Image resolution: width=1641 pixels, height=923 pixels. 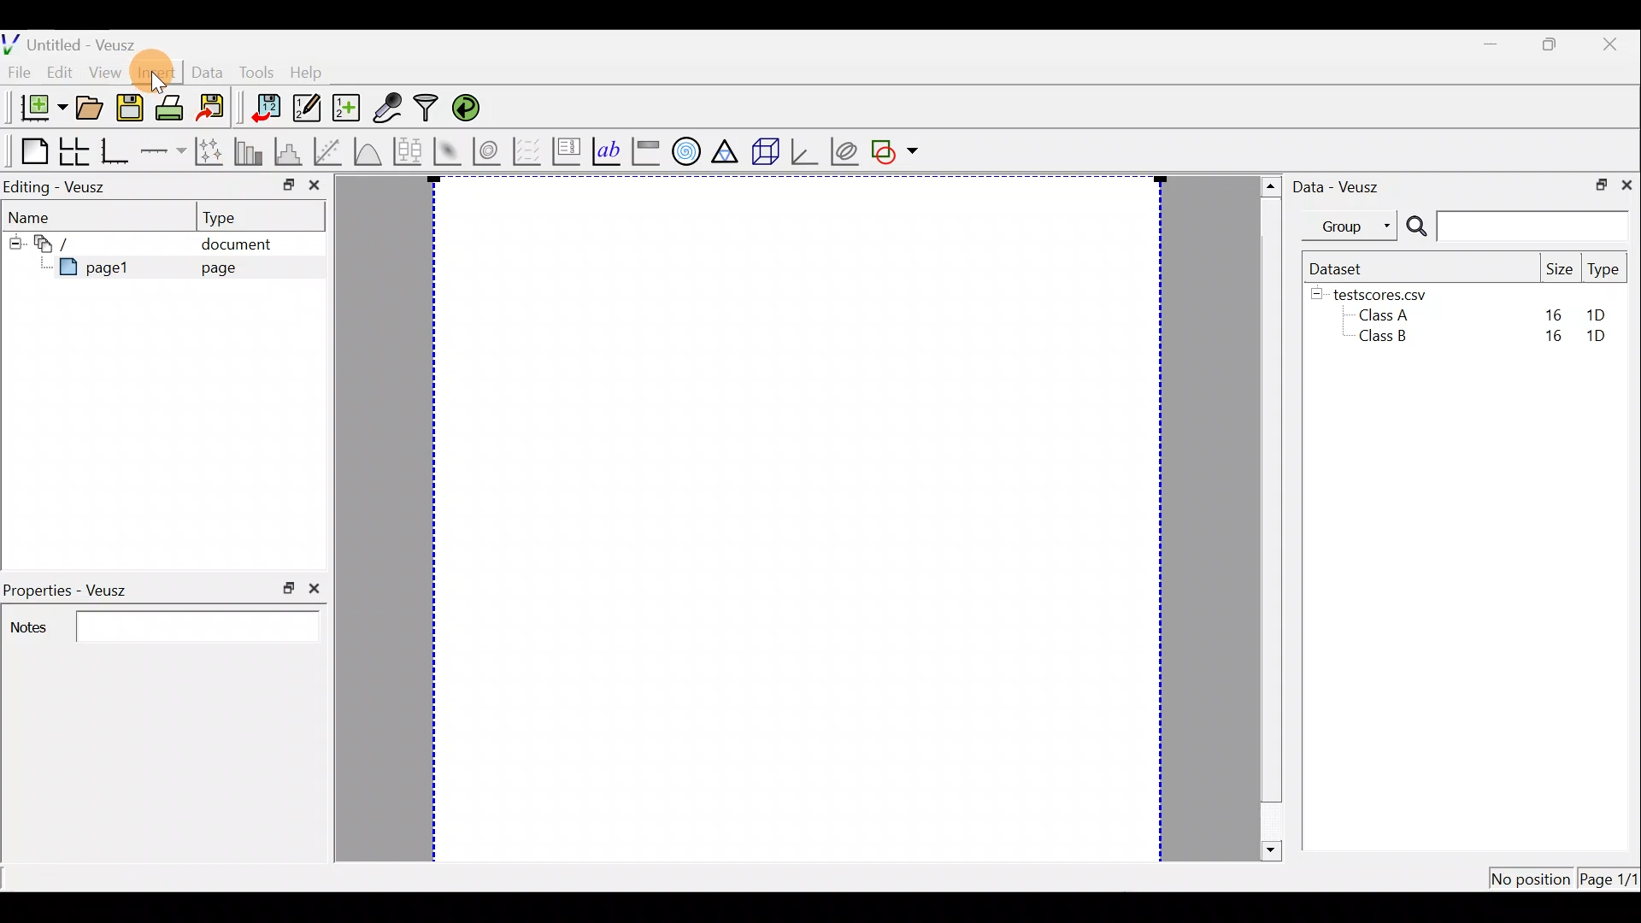 What do you see at coordinates (1517, 227) in the screenshot?
I see `Search bar` at bounding box center [1517, 227].